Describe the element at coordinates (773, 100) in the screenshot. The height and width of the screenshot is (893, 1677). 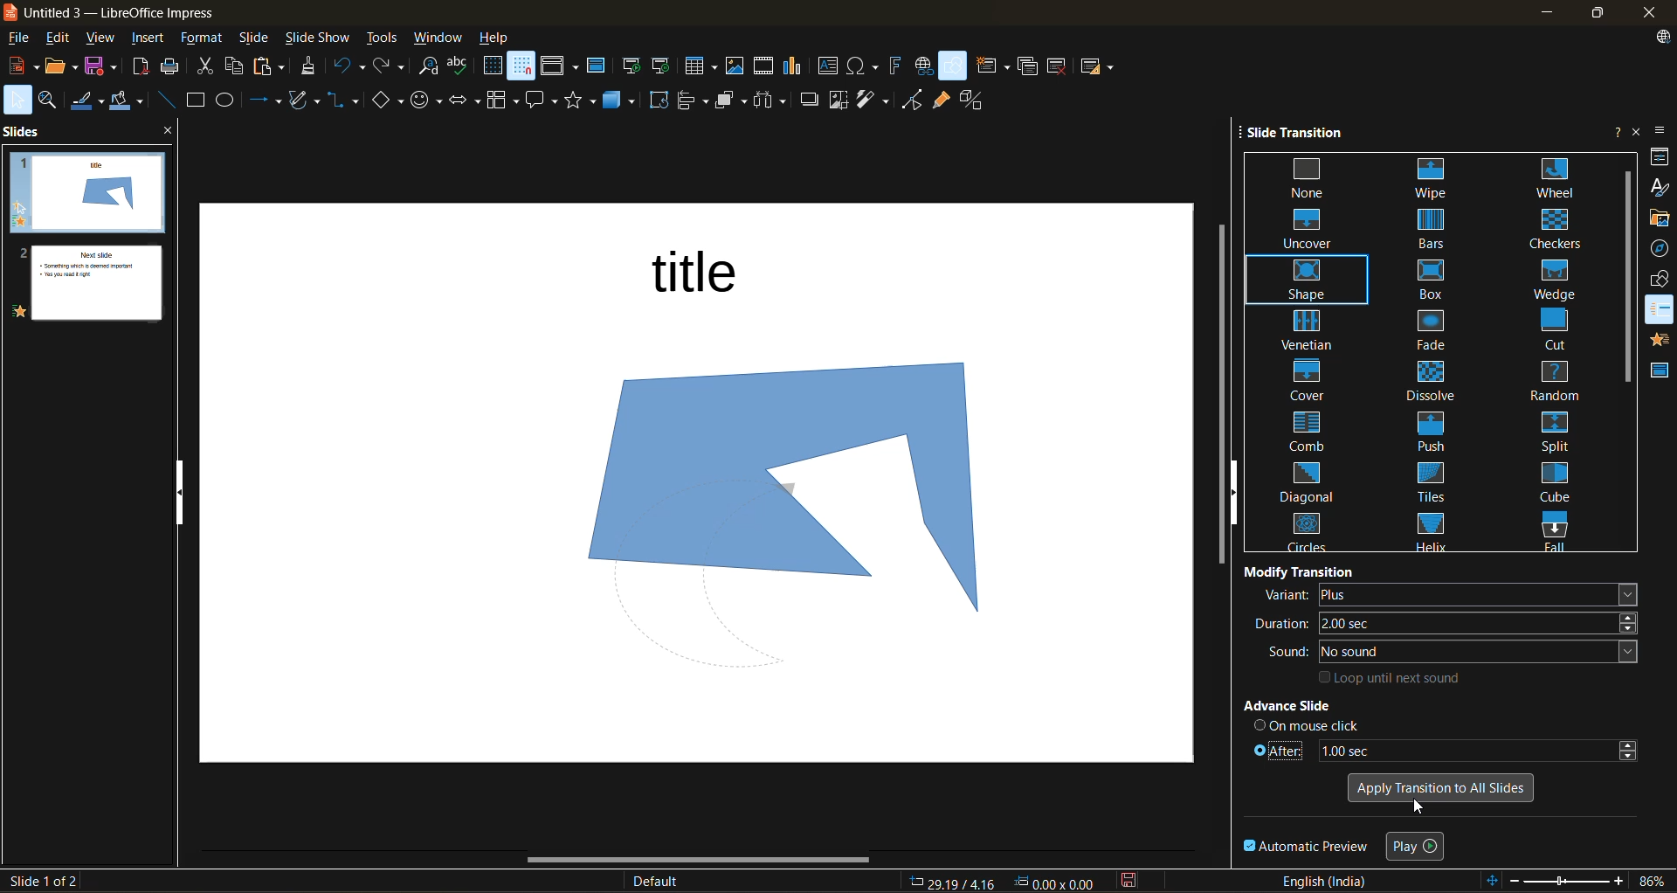
I see `distribute` at that location.